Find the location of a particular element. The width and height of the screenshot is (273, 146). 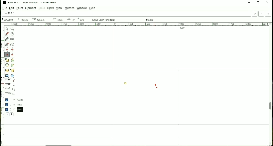

173 Oxad U+00AD "uni00AD" SOFT HYPHEN is located at coordinates (81, 19).